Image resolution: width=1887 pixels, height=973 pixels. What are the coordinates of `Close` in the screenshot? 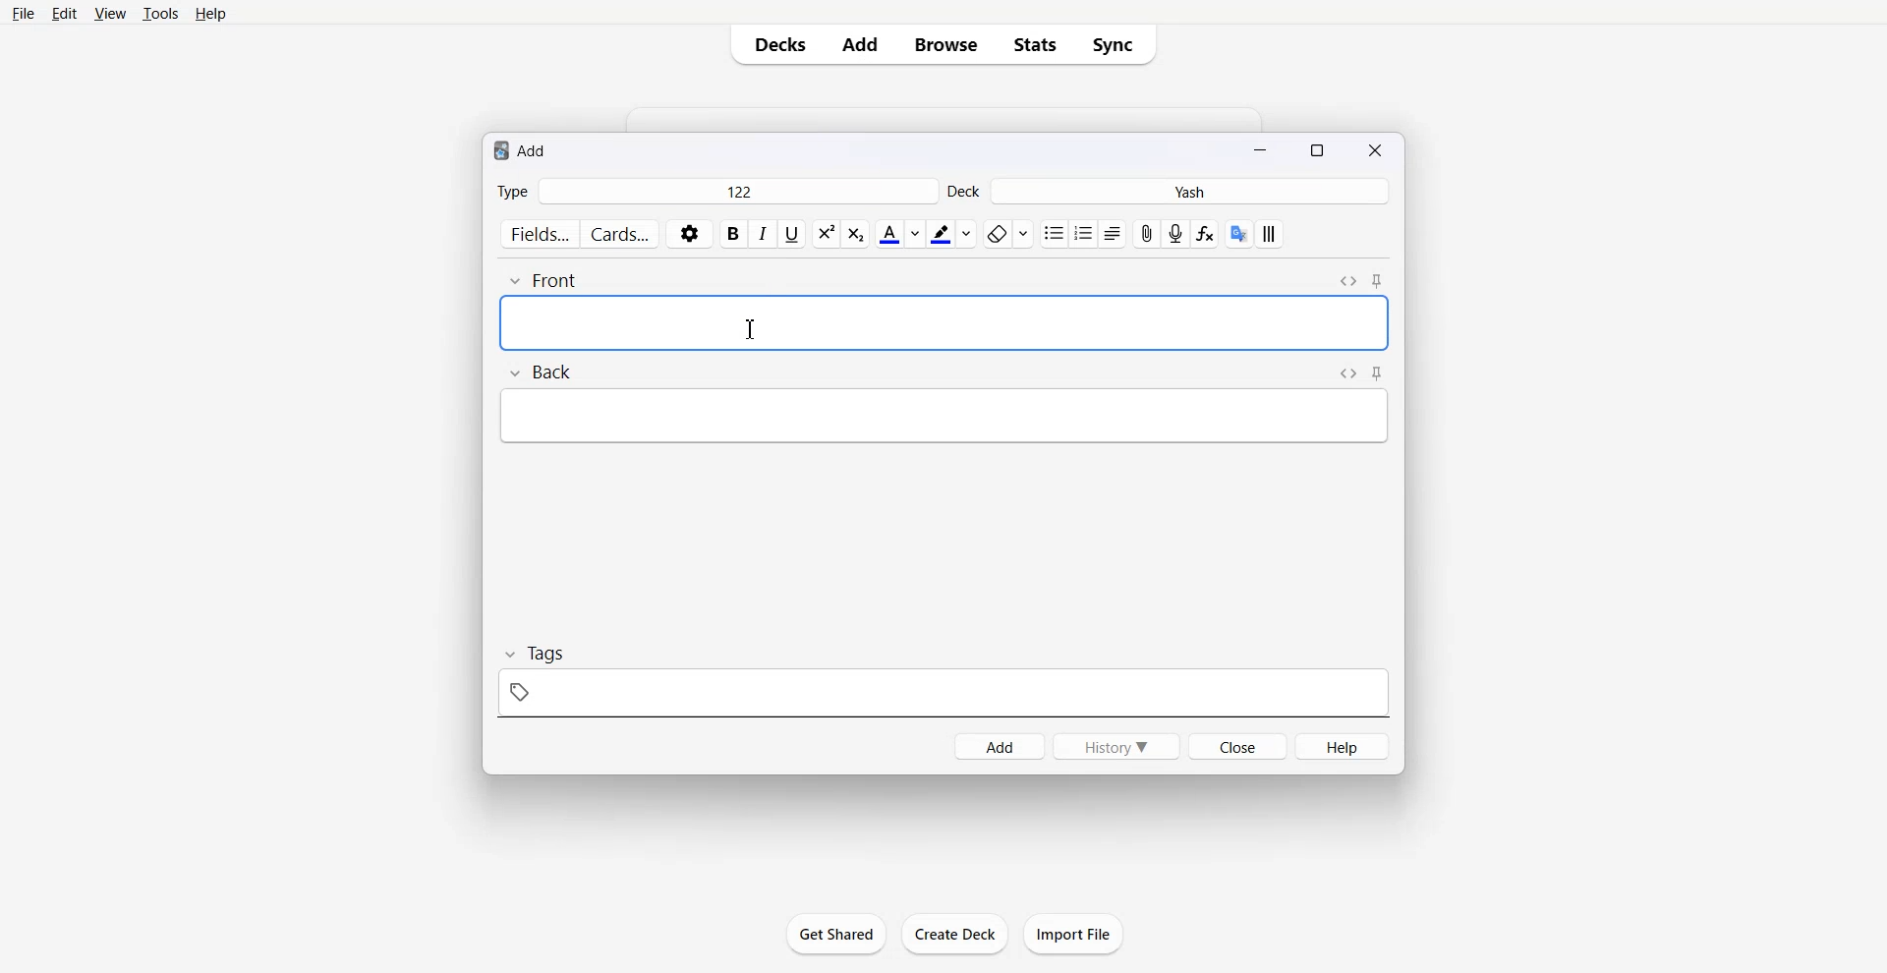 It's located at (1374, 149).